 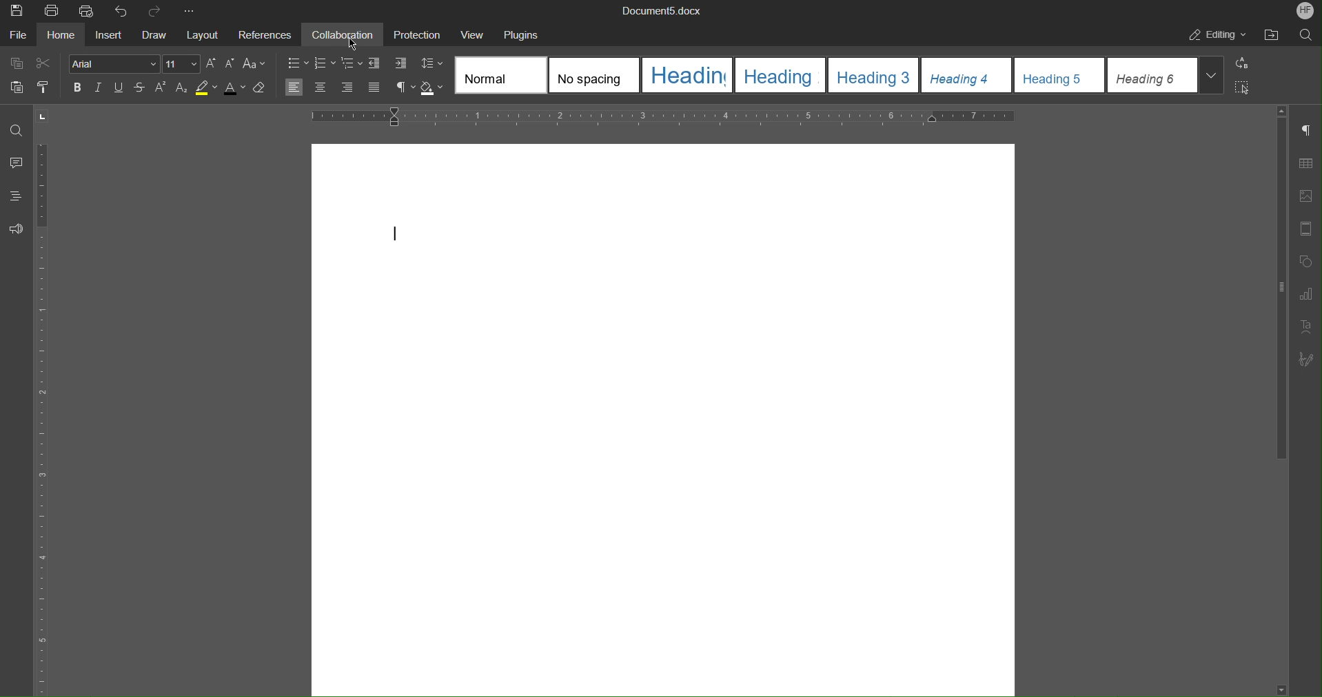 What do you see at coordinates (319, 64) in the screenshot?
I see `List` at bounding box center [319, 64].